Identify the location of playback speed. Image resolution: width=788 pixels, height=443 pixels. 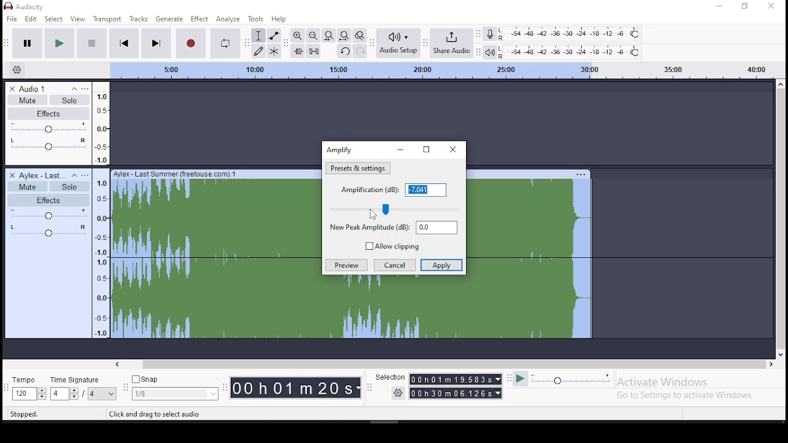
(566, 380).